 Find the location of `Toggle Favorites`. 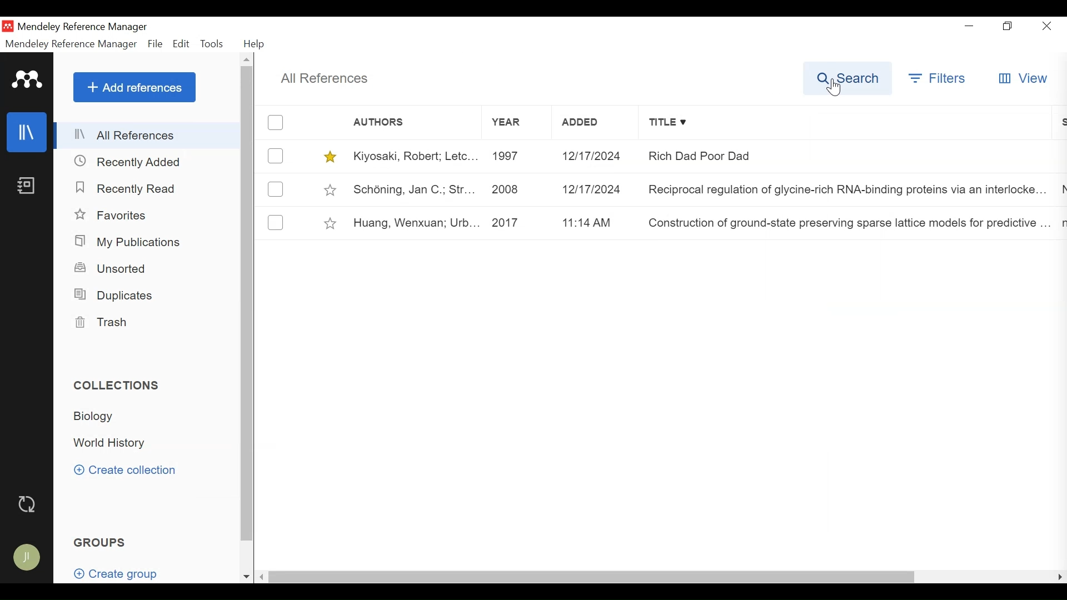

Toggle Favorites is located at coordinates (331, 188).